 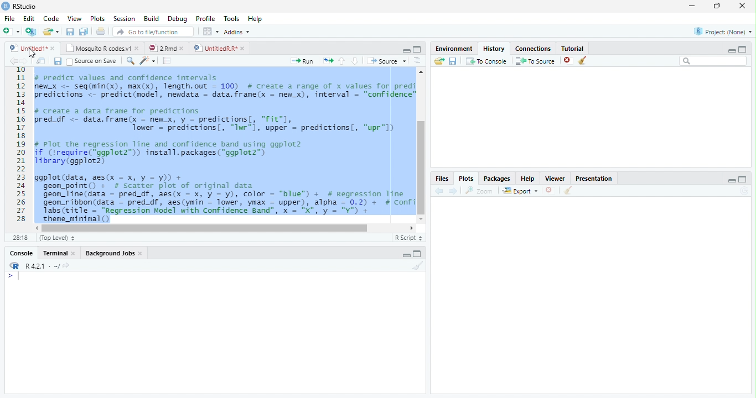 What do you see at coordinates (593, 179) in the screenshot?
I see `Presentation` at bounding box center [593, 179].